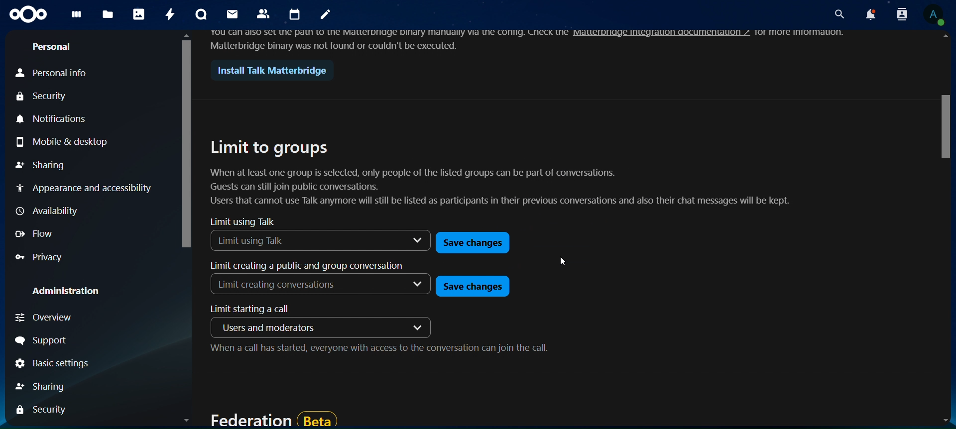 The image size is (956, 429). I want to click on view profile, so click(933, 14).